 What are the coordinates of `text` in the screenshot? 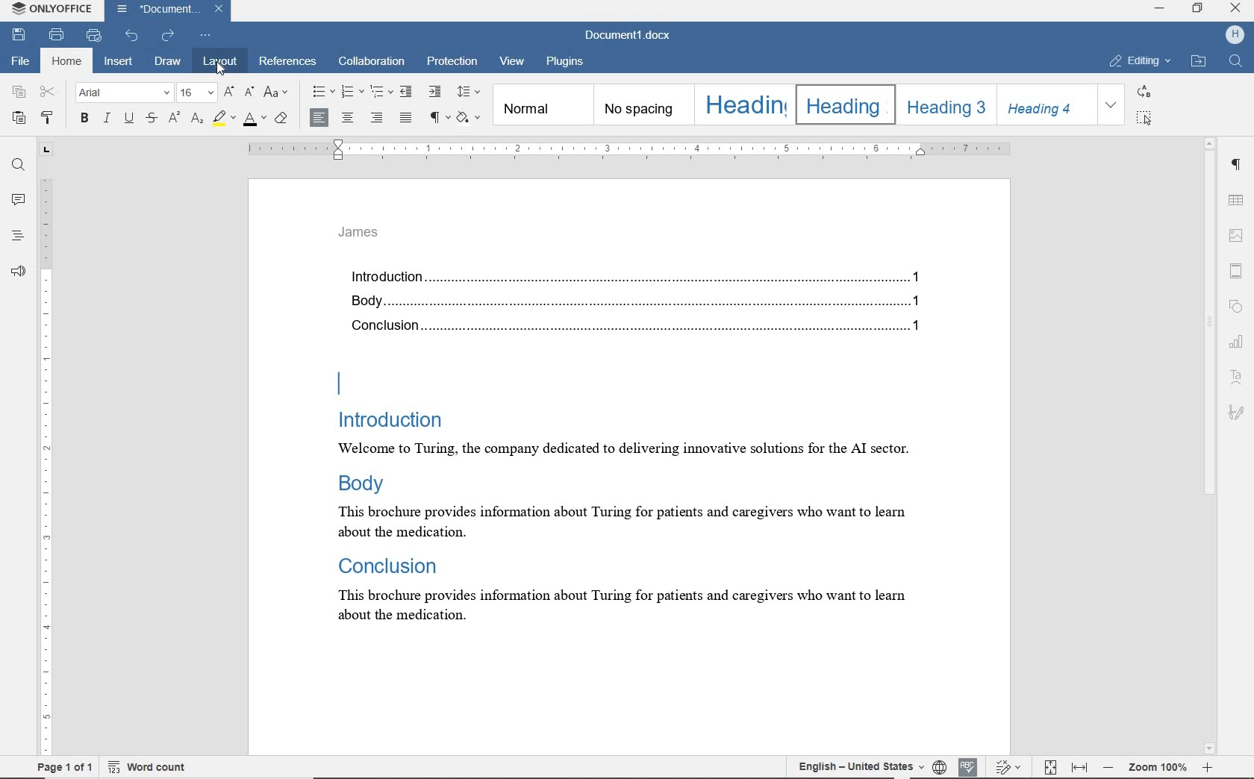 It's located at (643, 457).